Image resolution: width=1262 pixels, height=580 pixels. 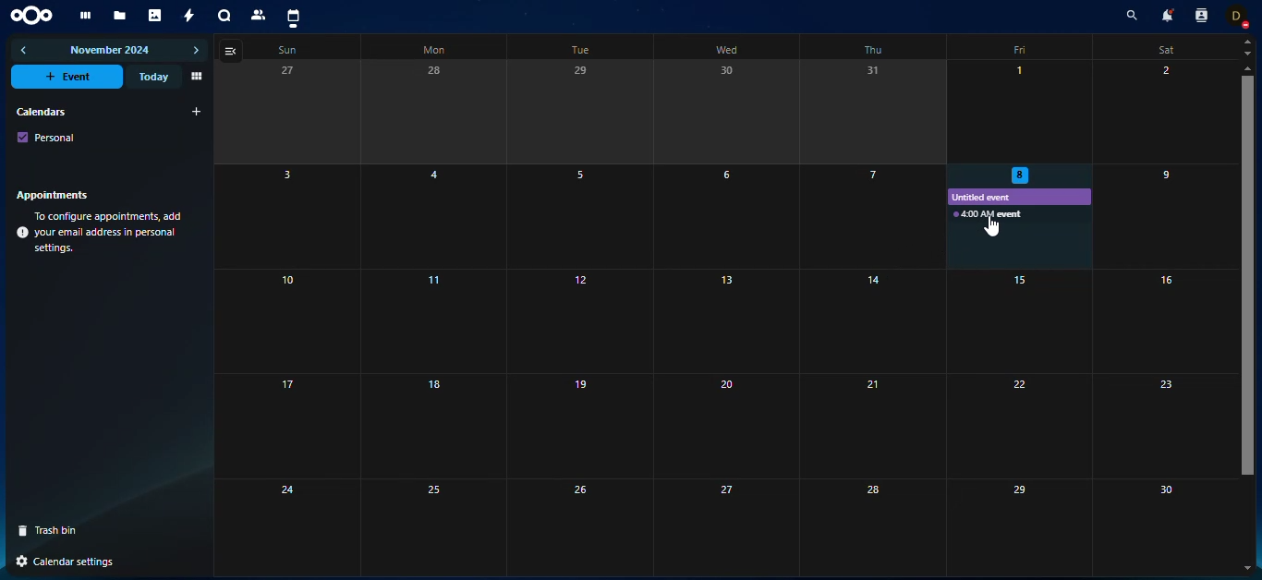 I want to click on contact, so click(x=1200, y=16).